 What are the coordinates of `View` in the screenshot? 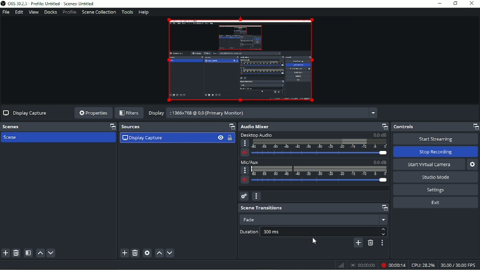 It's located at (33, 12).